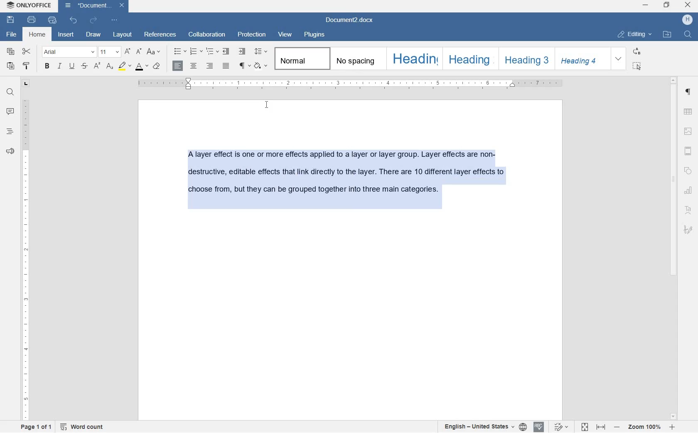 The image size is (698, 433). What do you see at coordinates (115, 21) in the screenshot?
I see `customize quick access toolbar` at bounding box center [115, 21].